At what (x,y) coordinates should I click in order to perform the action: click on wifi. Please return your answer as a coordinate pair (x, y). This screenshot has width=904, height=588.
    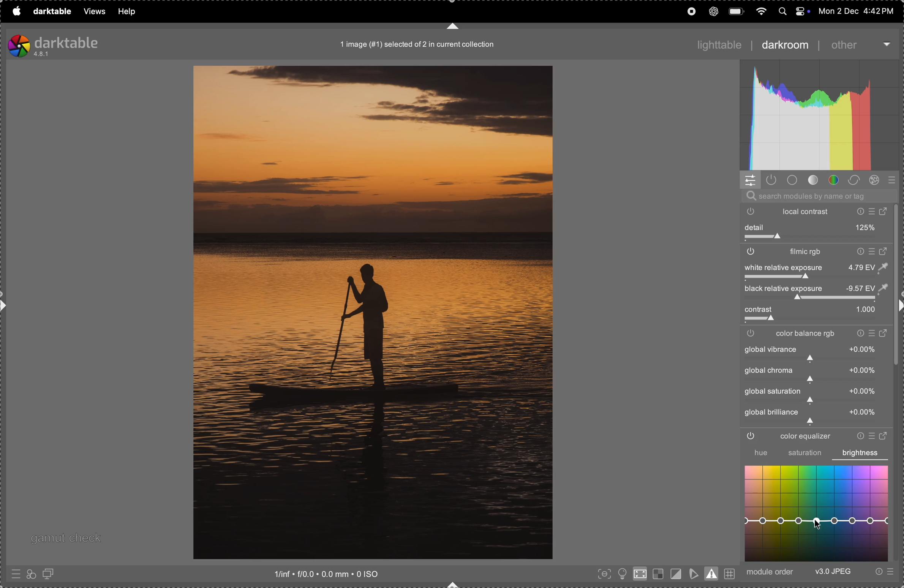
    Looking at the image, I should click on (760, 10).